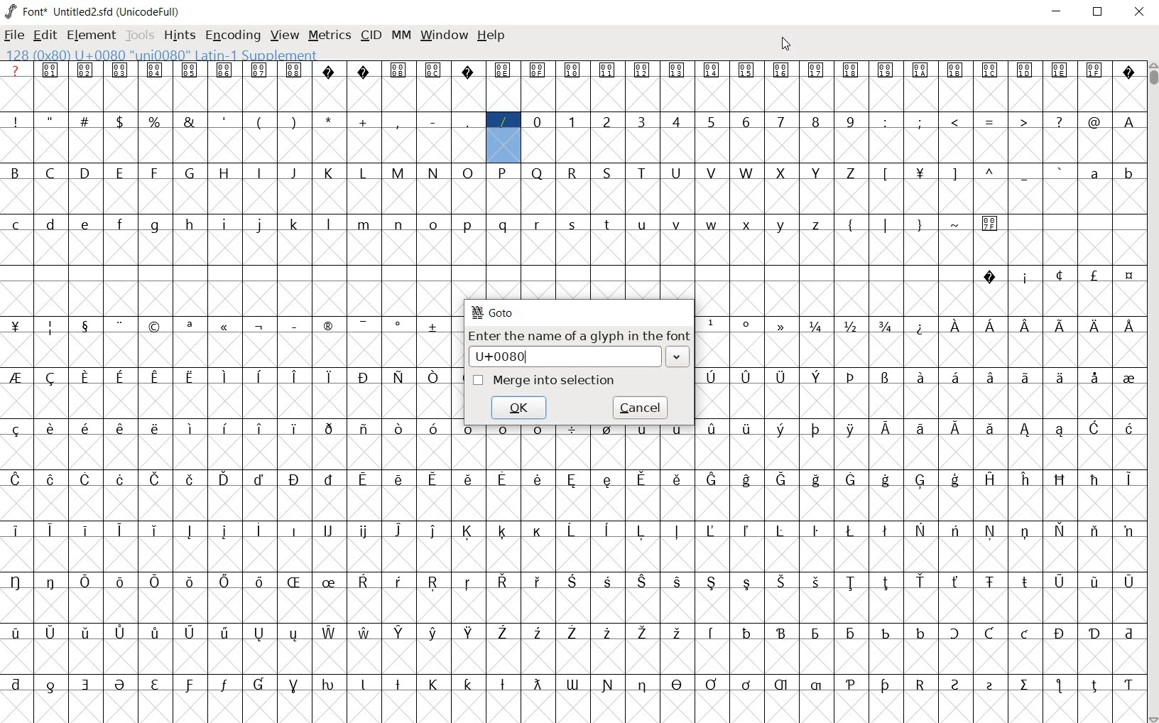 This screenshot has width=1159, height=723. What do you see at coordinates (953, 175) in the screenshot?
I see `glyph` at bounding box center [953, 175].